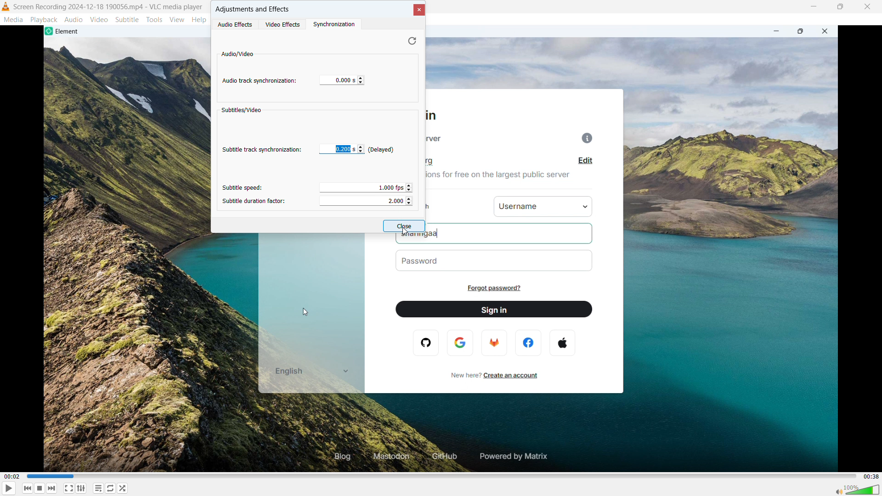  What do you see at coordinates (412, 40) in the screenshot?
I see `undo change` at bounding box center [412, 40].